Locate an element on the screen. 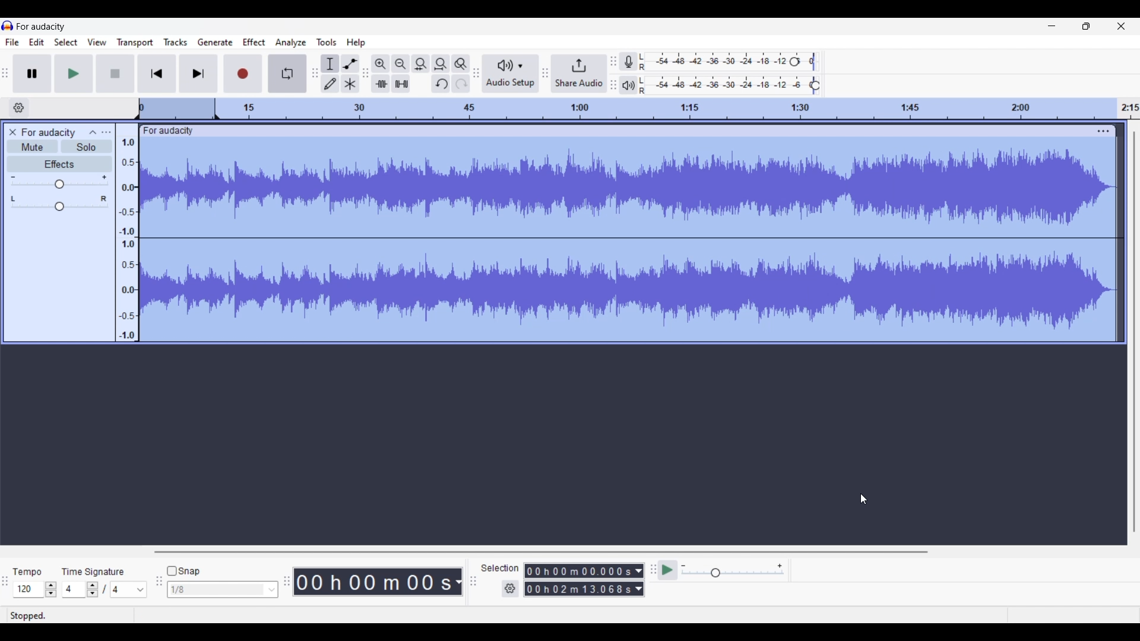 The image size is (1140, 641). Help menu is located at coordinates (356, 43).